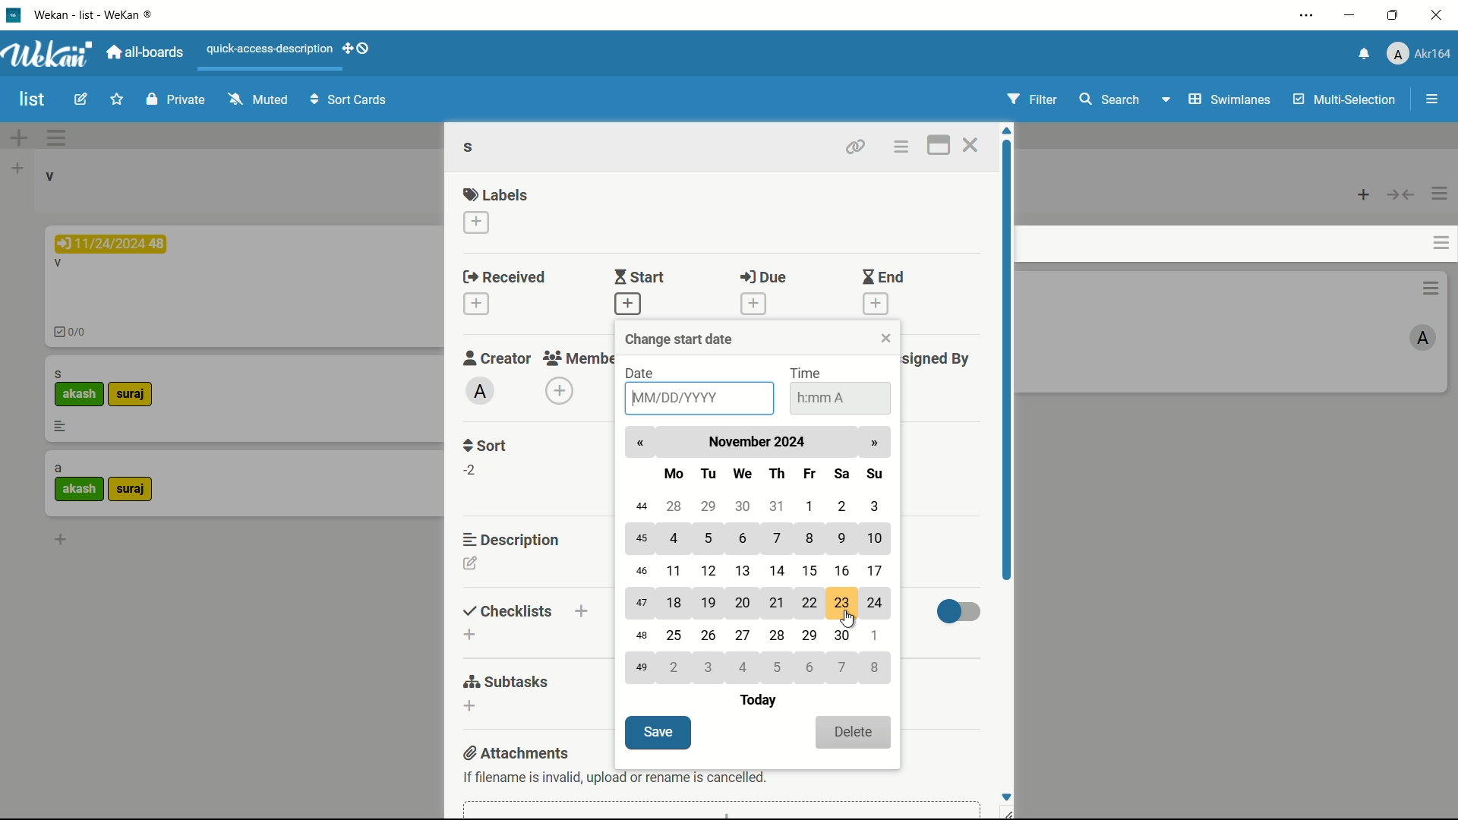 Image resolution: width=1458 pixels, height=820 pixels. Describe the element at coordinates (80, 489) in the screenshot. I see `label-1` at that location.